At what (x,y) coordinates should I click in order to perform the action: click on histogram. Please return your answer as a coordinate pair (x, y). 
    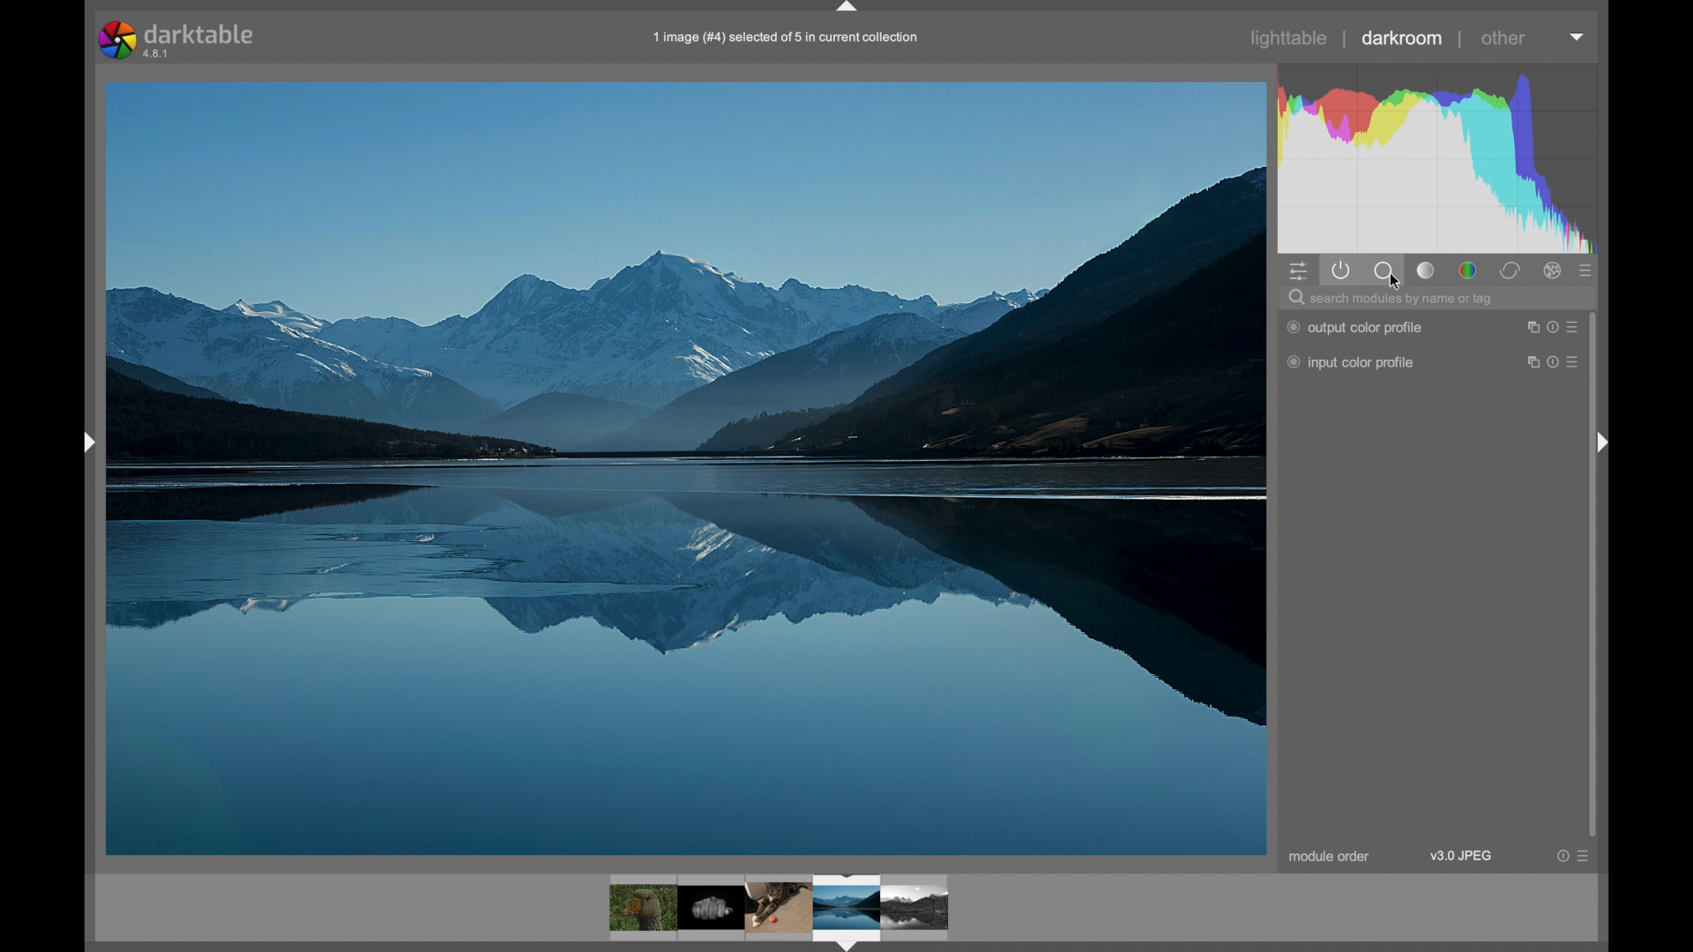
    Looking at the image, I should click on (1436, 157).